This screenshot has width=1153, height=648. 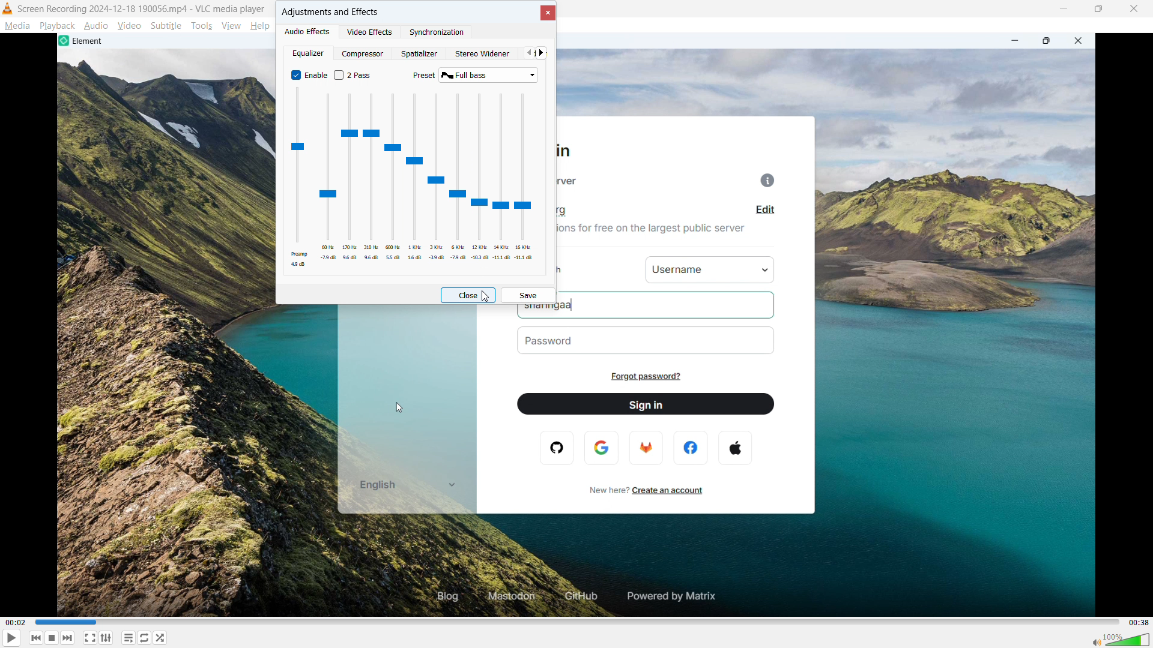 What do you see at coordinates (371, 31) in the screenshot?
I see `Video effects ` at bounding box center [371, 31].